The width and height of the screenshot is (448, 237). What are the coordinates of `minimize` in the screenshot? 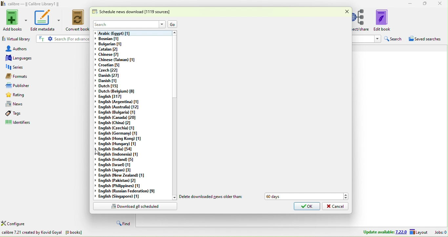 It's located at (411, 4).